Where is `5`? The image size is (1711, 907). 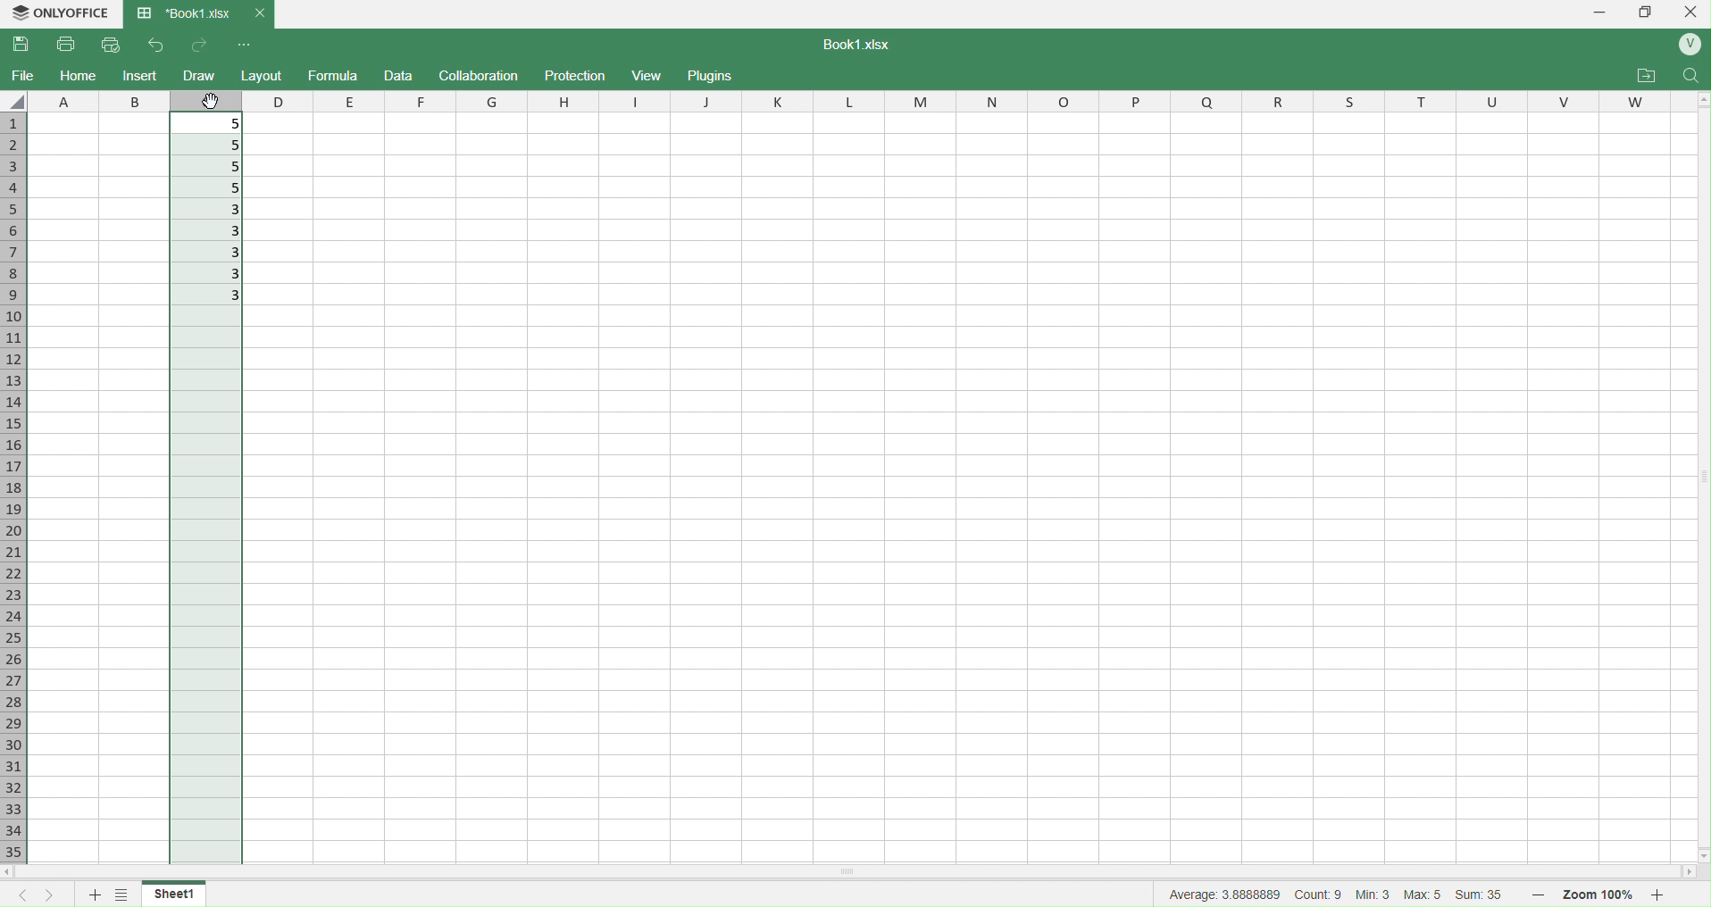
5 is located at coordinates (215, 122).